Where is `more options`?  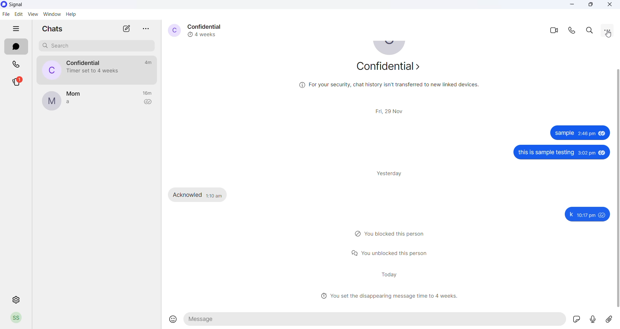 more options is located at coordinates (147, 28).